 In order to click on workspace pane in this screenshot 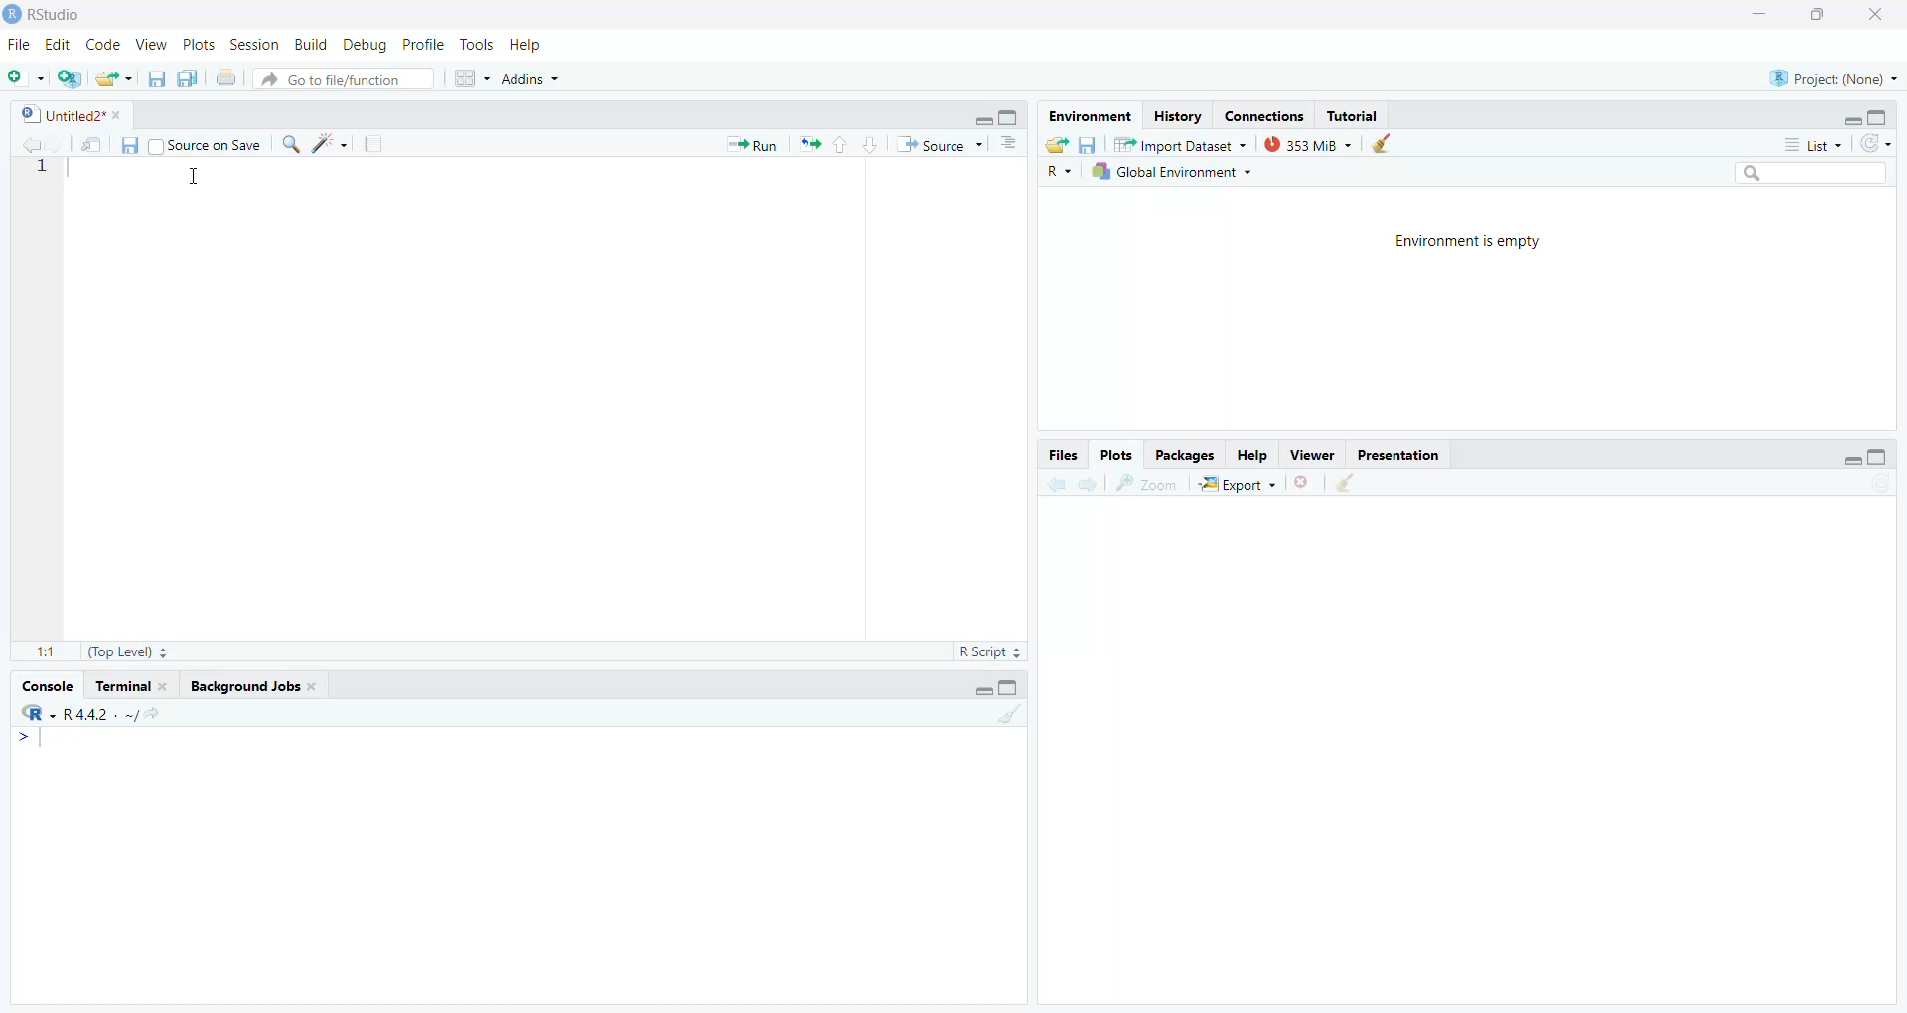, I will do `click(474, 78)`.